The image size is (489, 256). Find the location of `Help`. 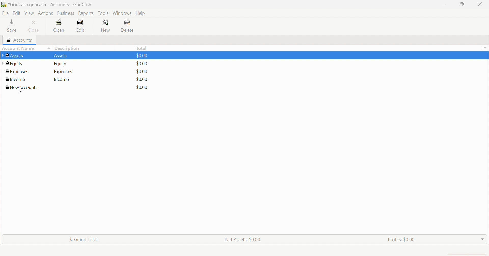

Help is located at coordinates (141, 13).